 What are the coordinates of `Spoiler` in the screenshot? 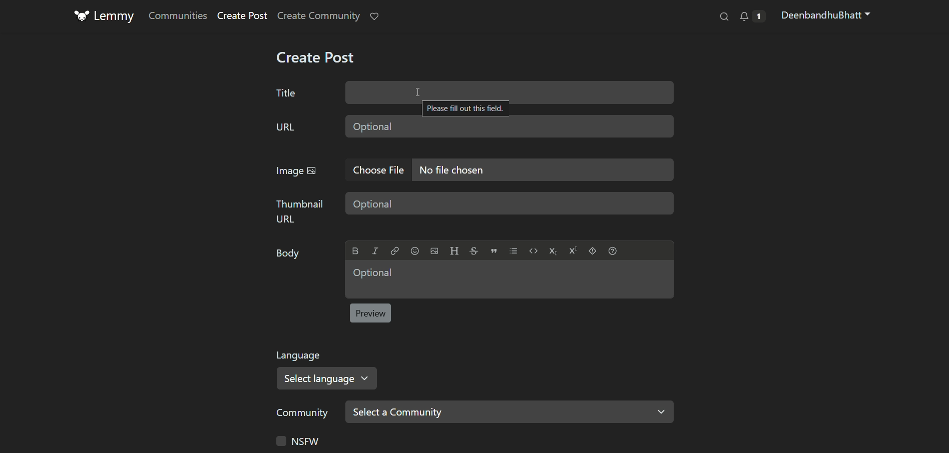 It's located at (593, 250).